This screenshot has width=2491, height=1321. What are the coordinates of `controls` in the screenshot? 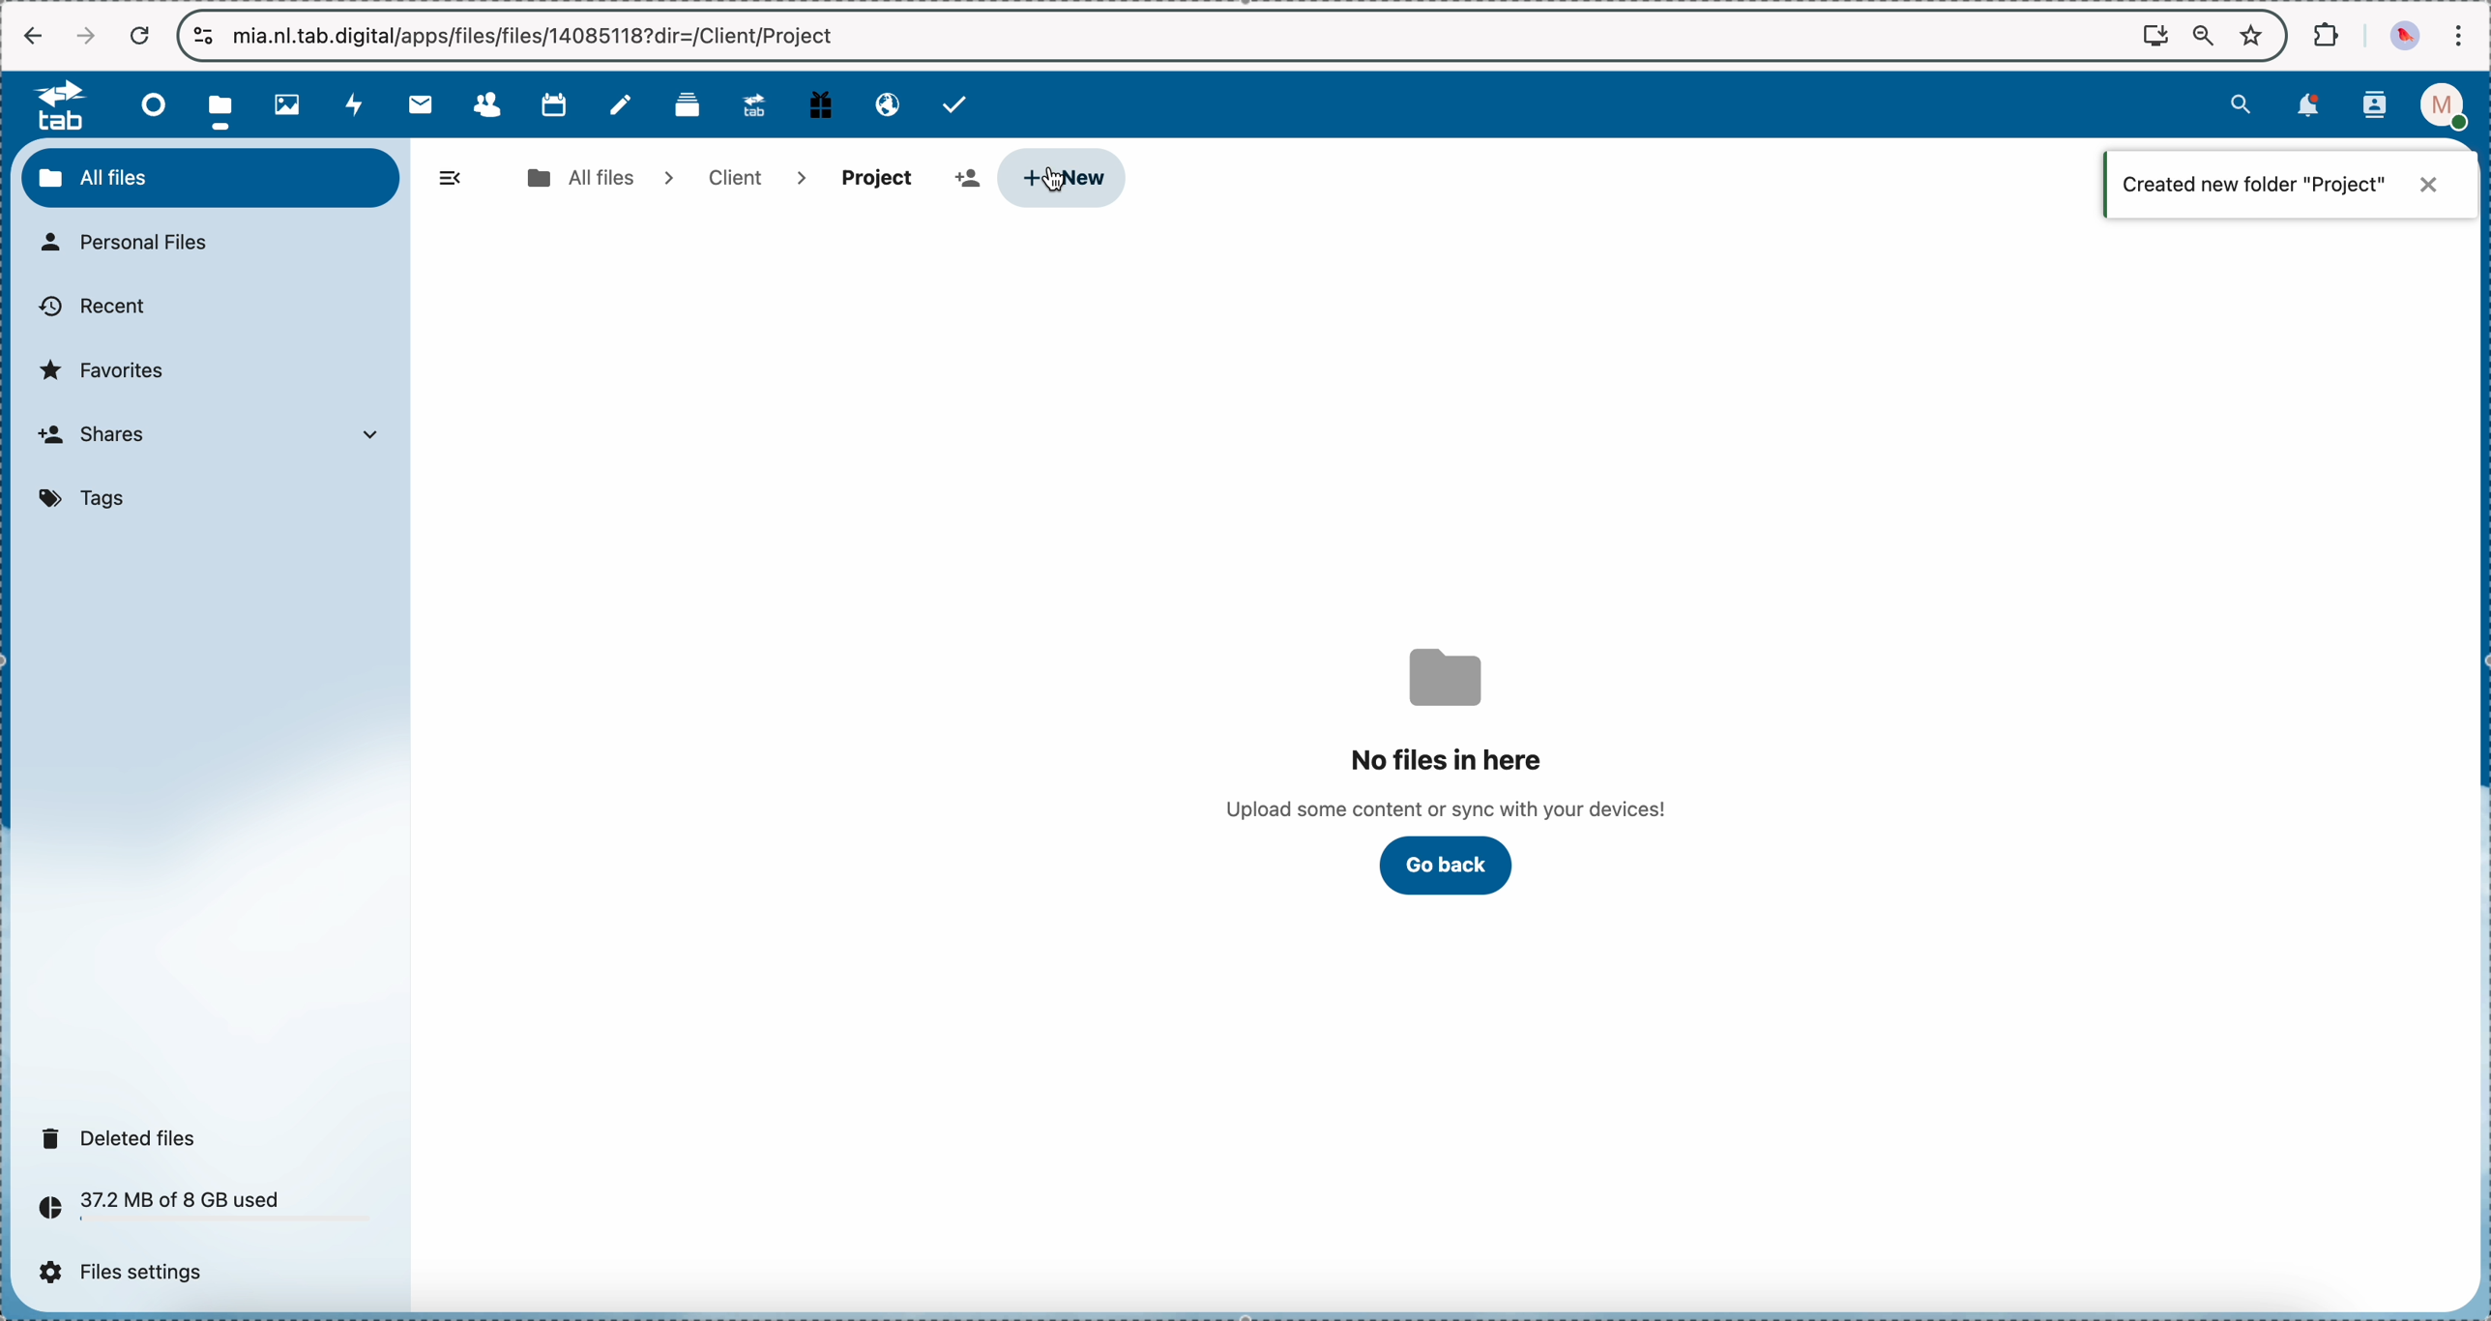 It's located at (205, 36).